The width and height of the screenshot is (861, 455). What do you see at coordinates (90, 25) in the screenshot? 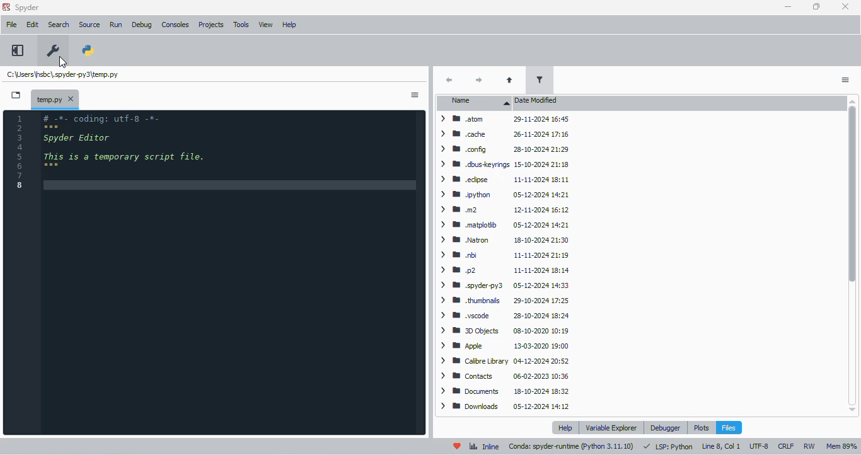
I see `source` at bounding box center [90, 25].